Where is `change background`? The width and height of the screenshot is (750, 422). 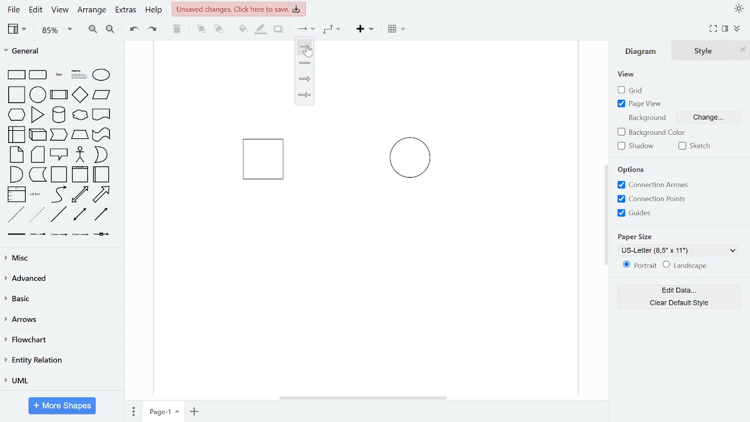 change background is located at coordinates (707, 119).